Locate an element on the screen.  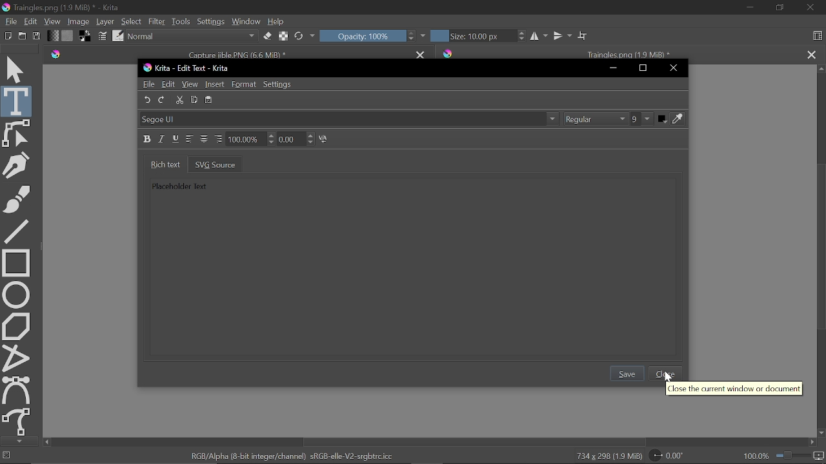
Serge UI is located at coordinates (175, 119).